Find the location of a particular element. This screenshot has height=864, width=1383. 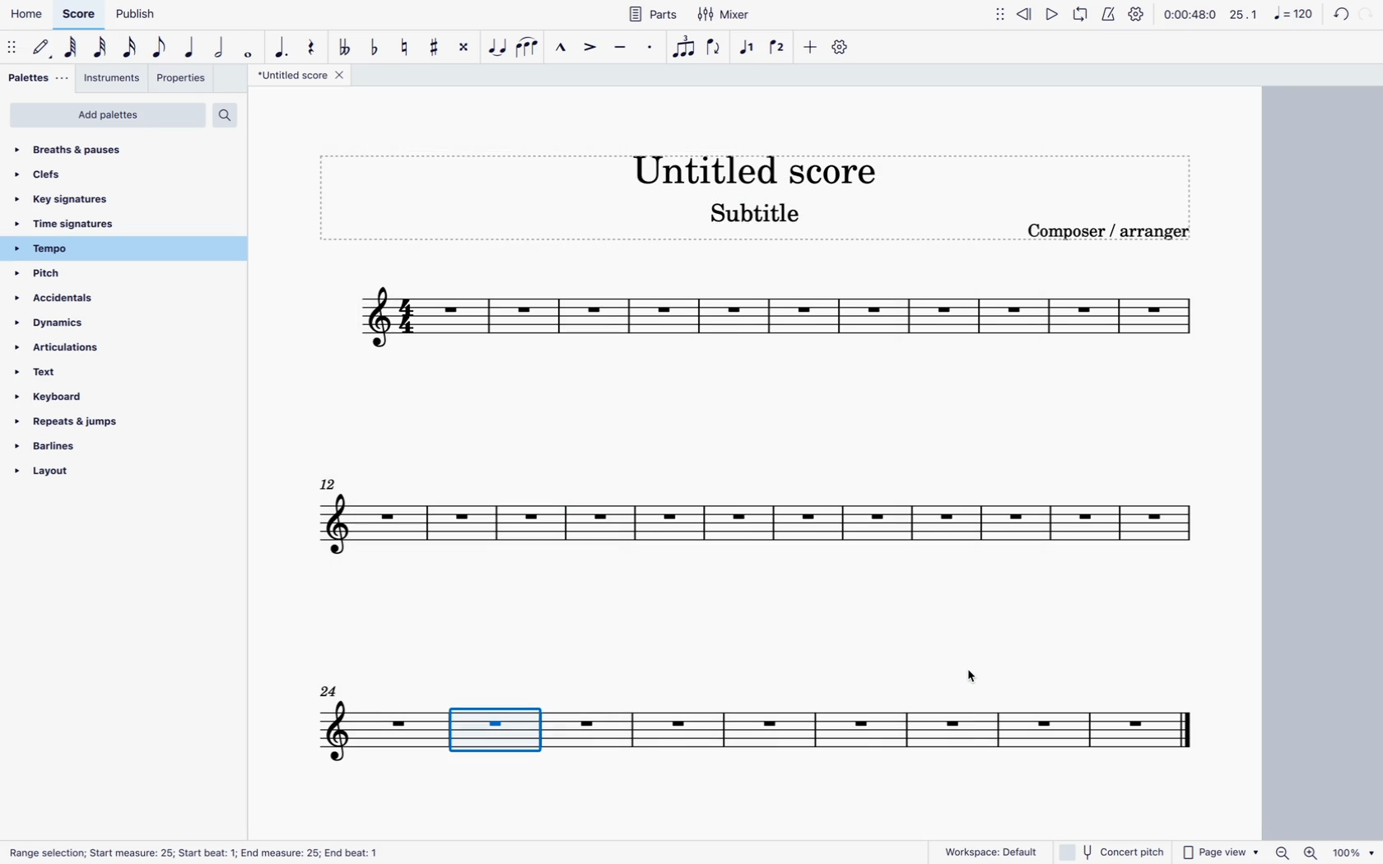

back is located at coordinates (1339, 14).